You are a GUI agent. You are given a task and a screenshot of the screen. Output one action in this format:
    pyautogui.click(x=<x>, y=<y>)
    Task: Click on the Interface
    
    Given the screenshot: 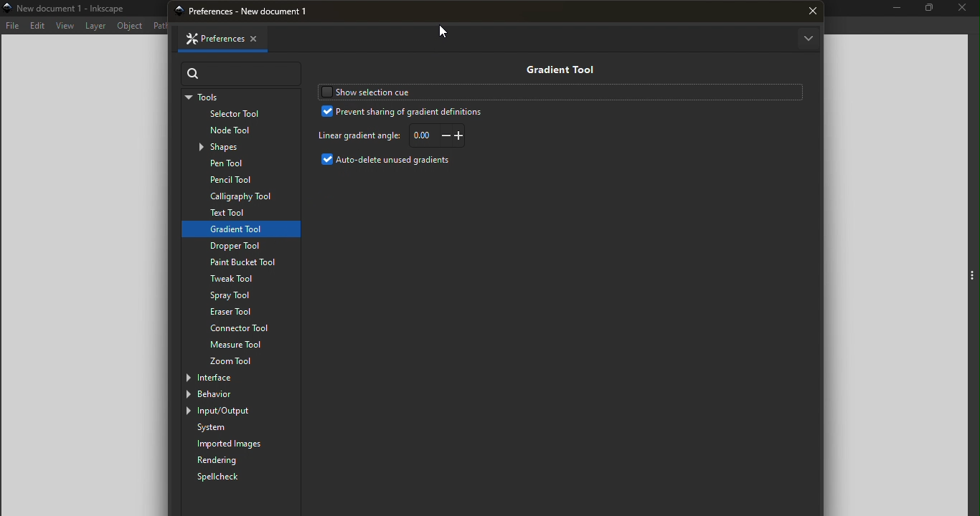 What is the action you would take?
    pyautogui.click(x=230, y=377)
    